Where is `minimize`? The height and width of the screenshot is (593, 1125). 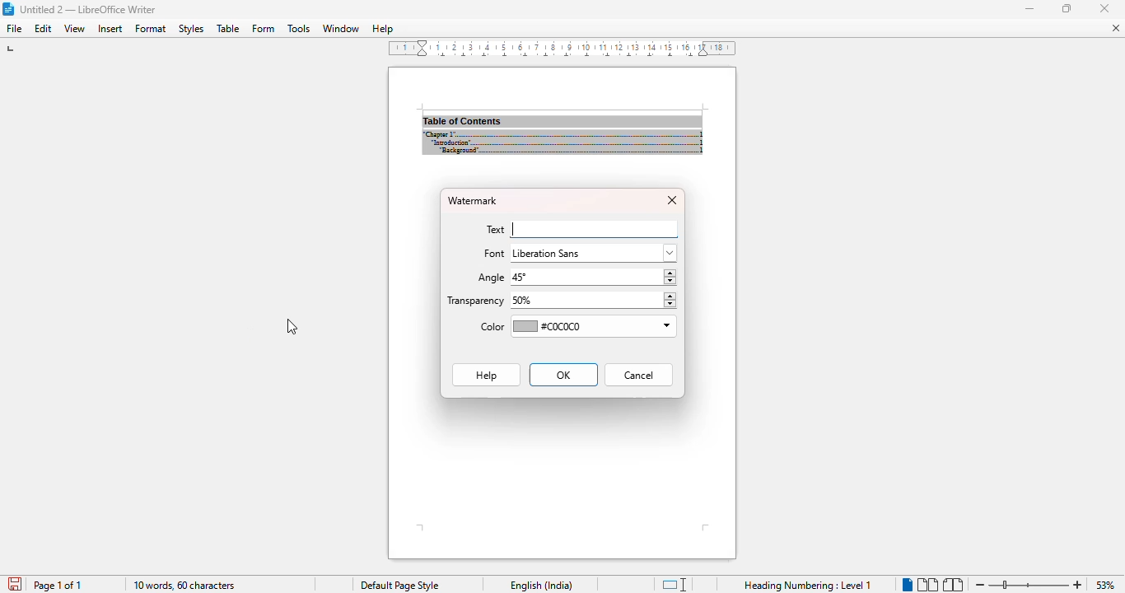 minimize is located at coordinates (1104, 8).